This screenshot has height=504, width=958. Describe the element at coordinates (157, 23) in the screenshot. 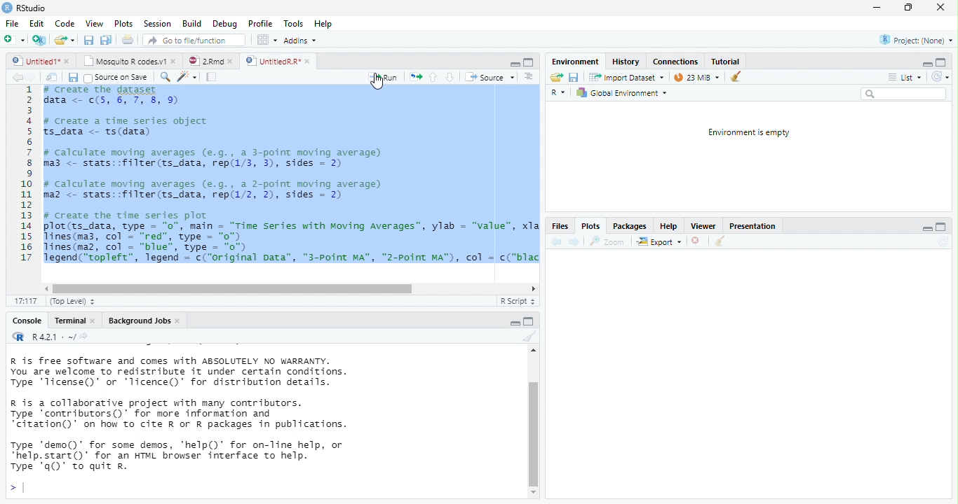

I see `Session` at that location.